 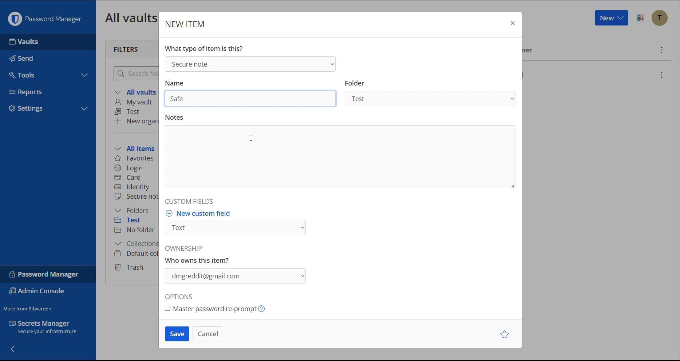 What do you see at coordinates (187, 201) in the screenshot?
I see `Custom Fields` at bounding box center [187, 201].